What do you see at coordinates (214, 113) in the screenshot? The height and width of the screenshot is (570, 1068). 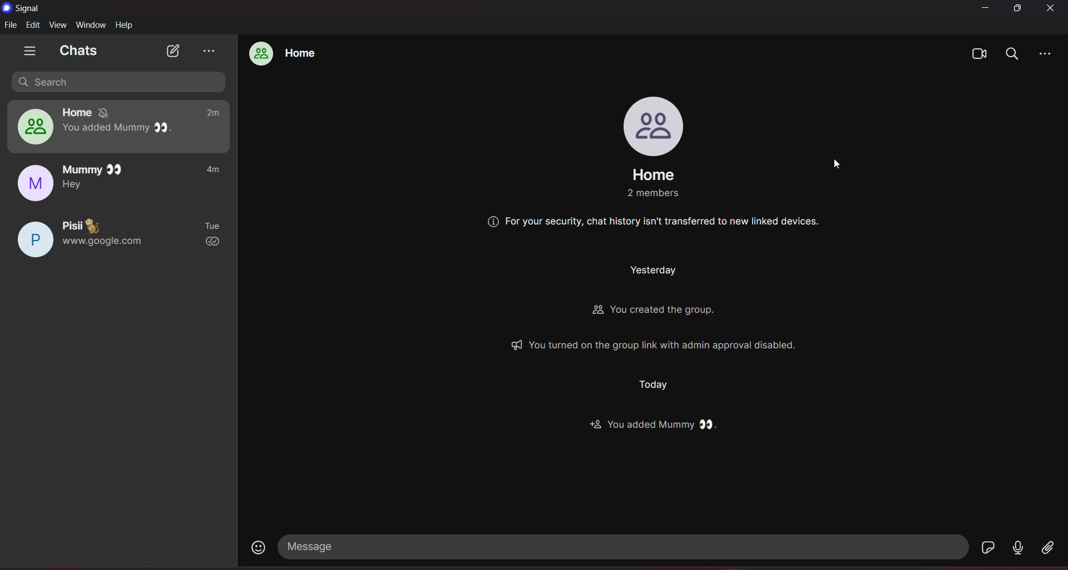 I see `2m` at bounding box center [214, 113].